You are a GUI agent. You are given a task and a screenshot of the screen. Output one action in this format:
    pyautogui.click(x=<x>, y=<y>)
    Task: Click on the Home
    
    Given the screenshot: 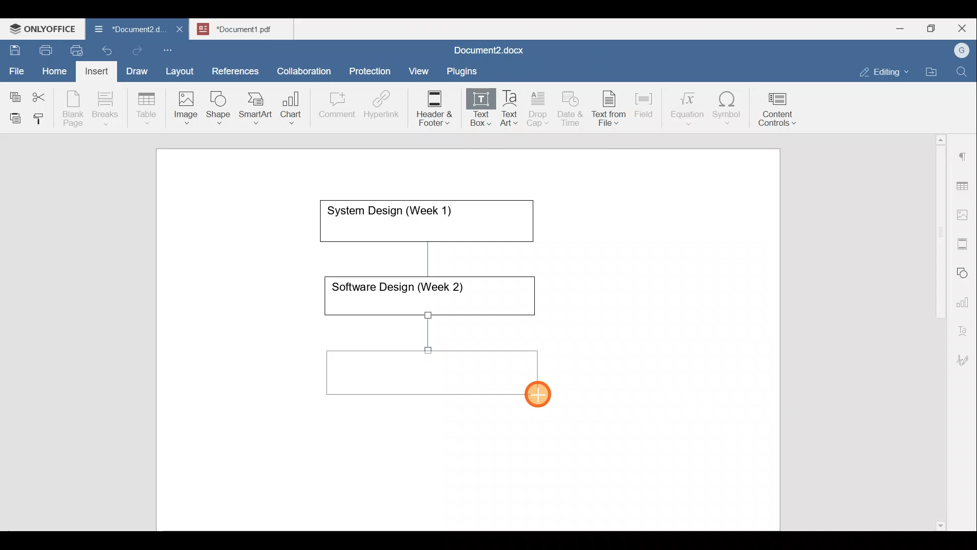 What is the action you would take?
    pyautogui.click(x=55, y=70)
    